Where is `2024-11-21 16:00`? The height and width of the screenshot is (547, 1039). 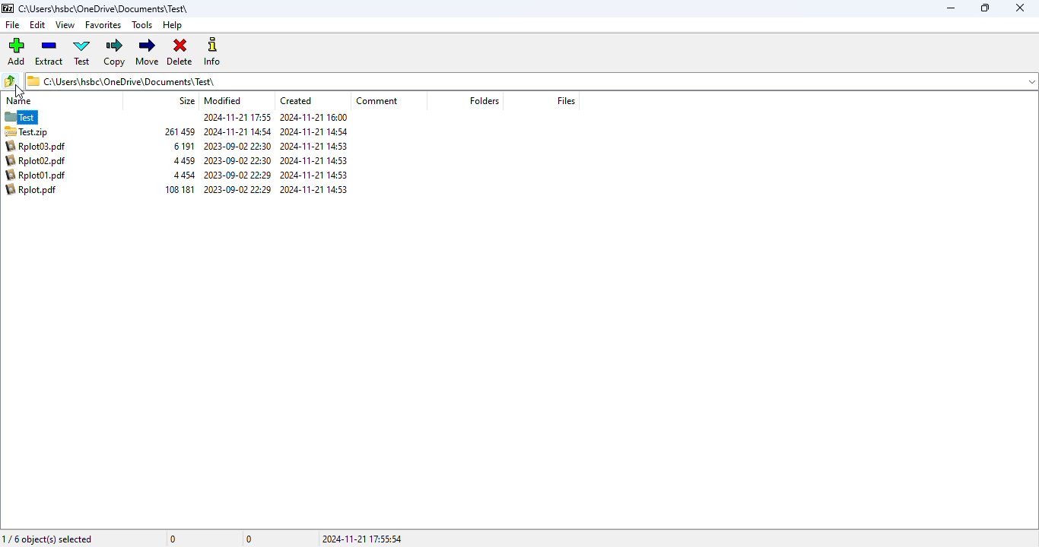 2024-11-21 16:00 is located at coordinates (313, 117).